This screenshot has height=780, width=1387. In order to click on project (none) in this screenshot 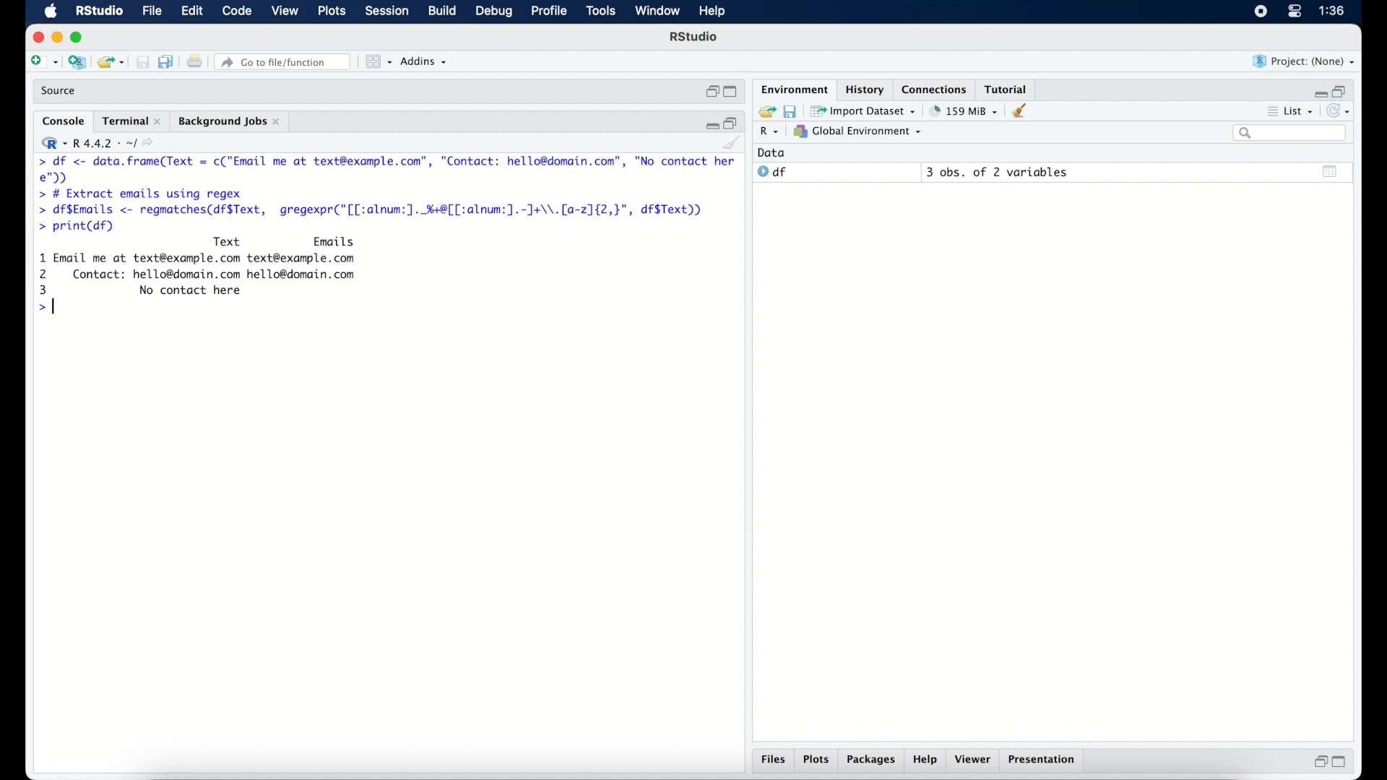, I will do `click(1305, 62)`.